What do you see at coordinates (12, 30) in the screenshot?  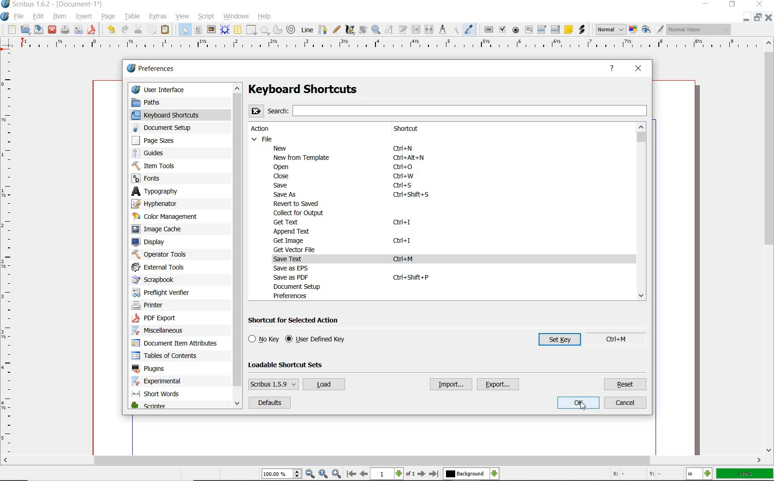 I see `new` at bounding box center [12, 30].